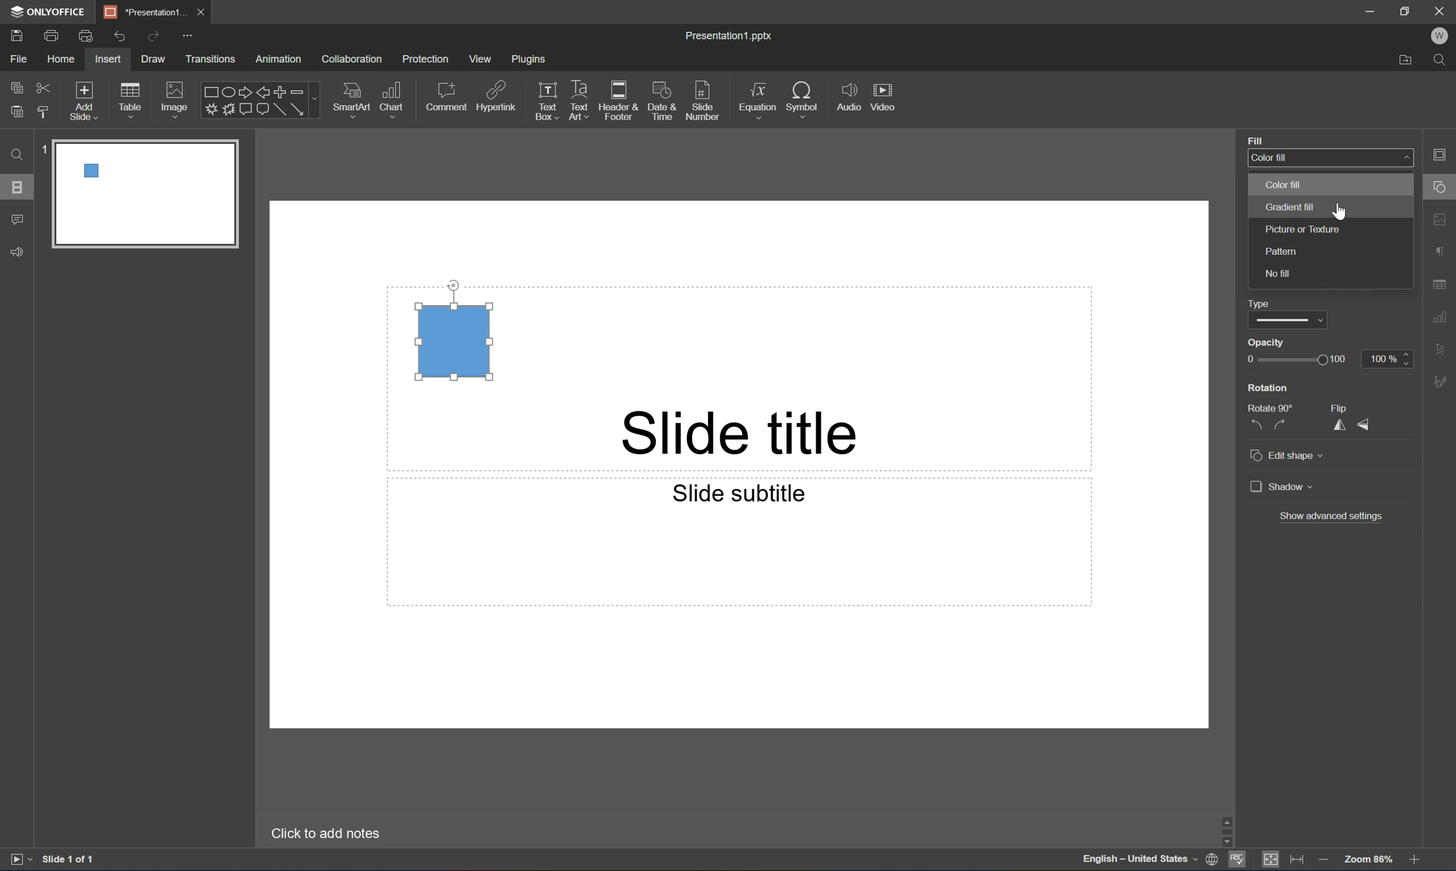 Image resolution: width=1456 pixels, height=871 pixels. I want to click on Transitions, so click(210, 60).